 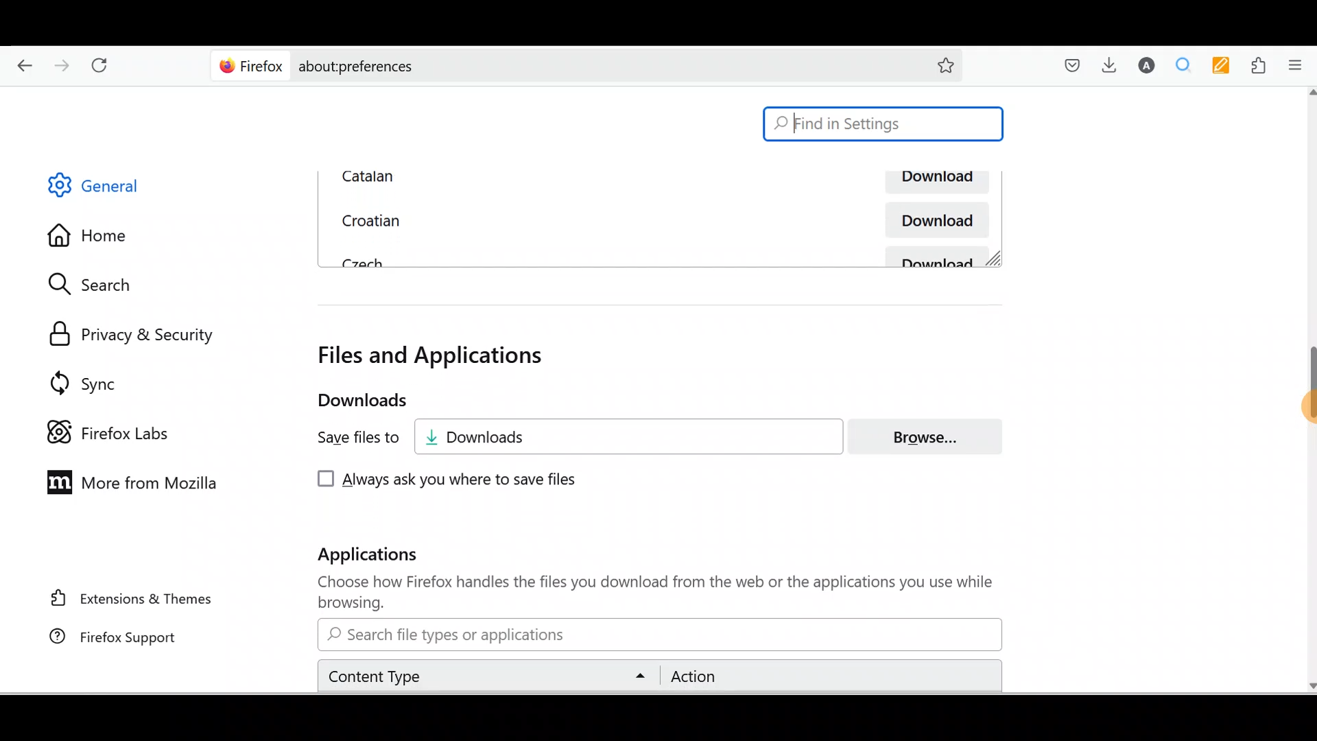 I want to click on Content type, so click(x=490, y=675).